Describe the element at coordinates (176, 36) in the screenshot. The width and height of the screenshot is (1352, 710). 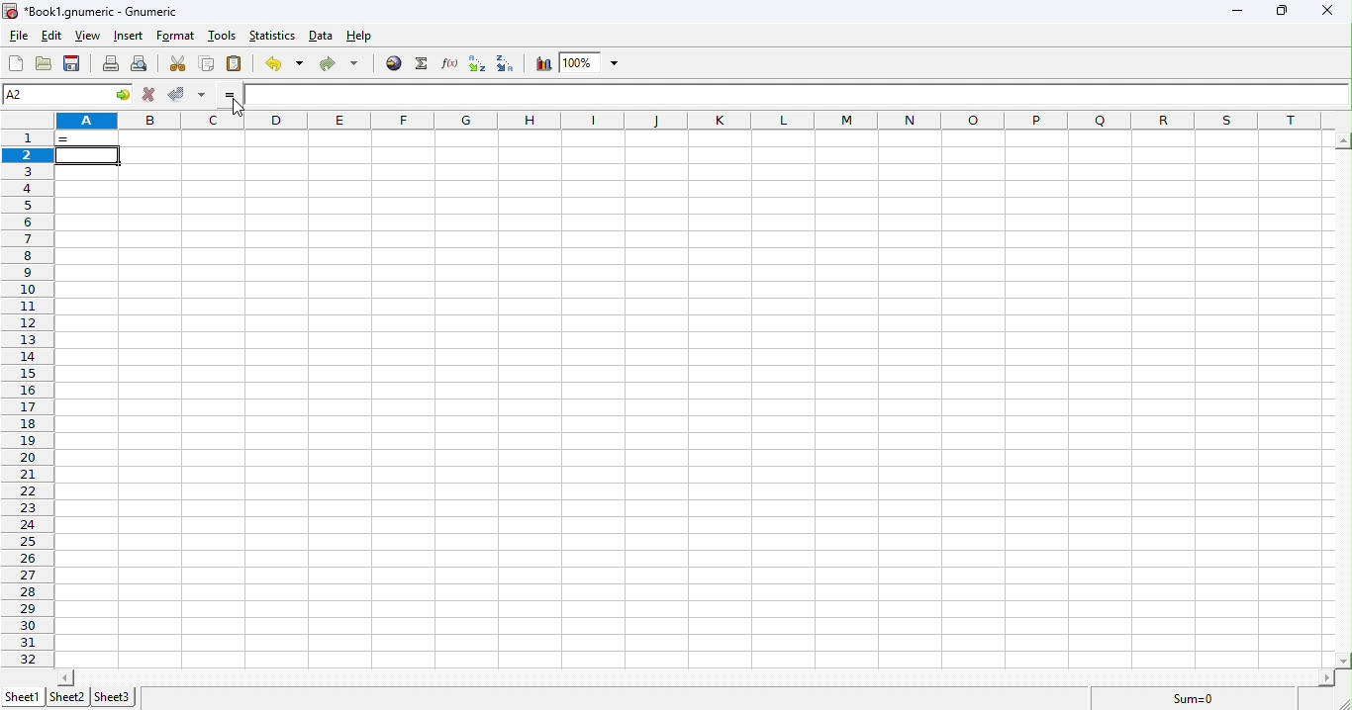
I see `format` at that location.